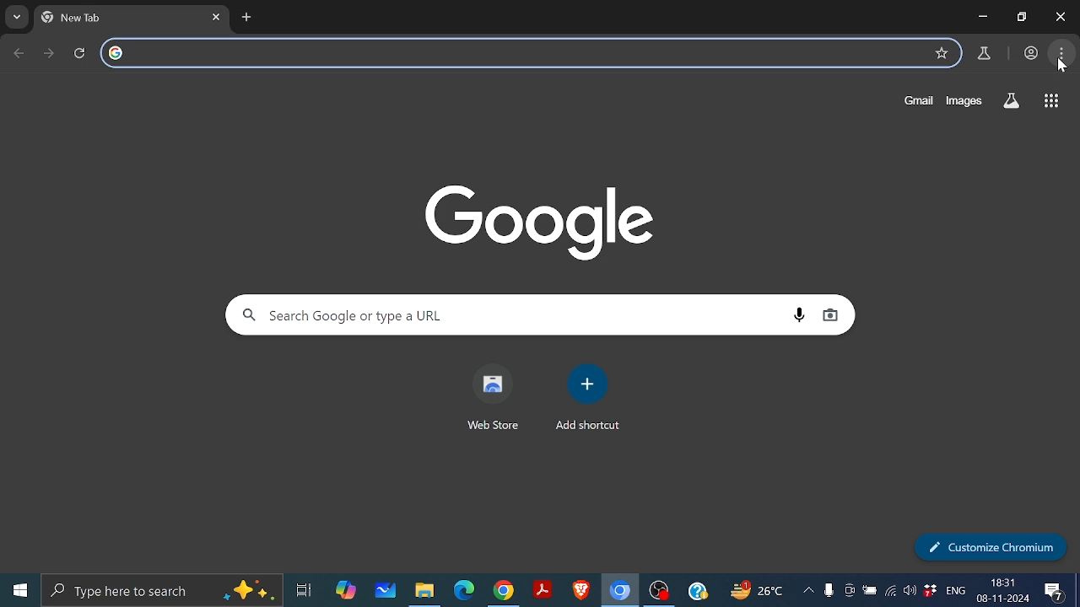  I want to click on sound, so click(910, 594).